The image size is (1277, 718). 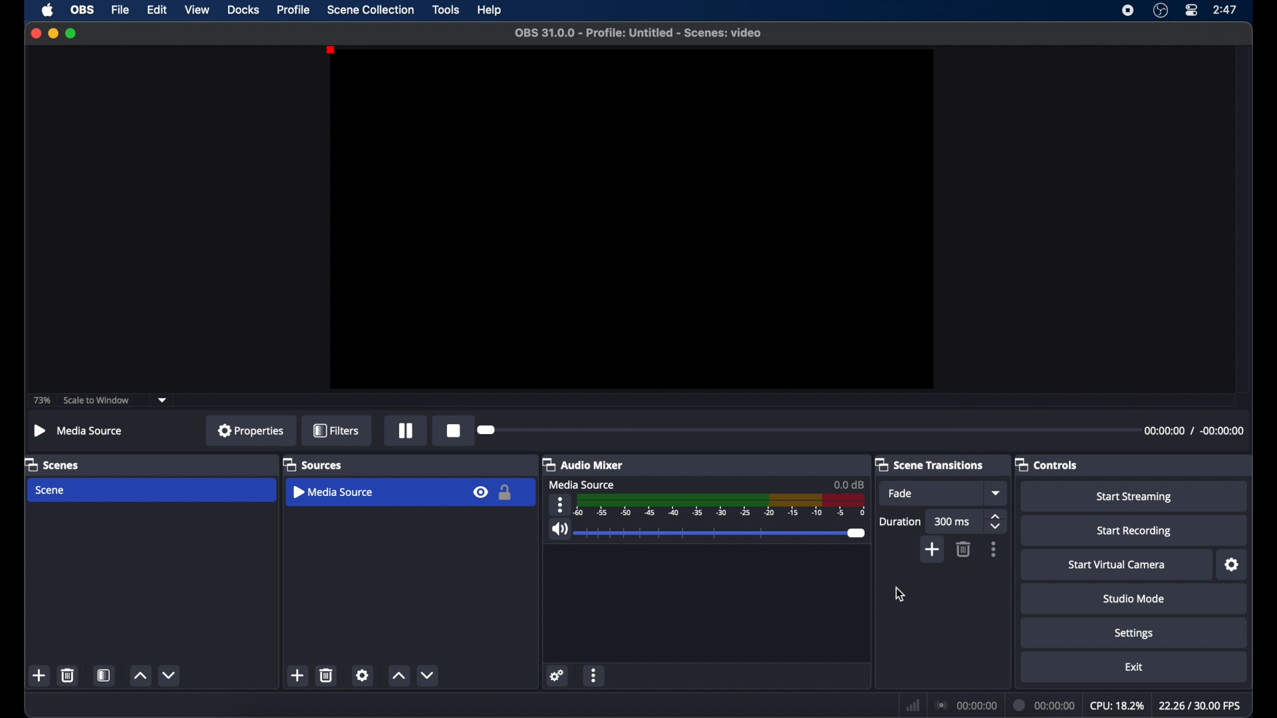 I want to click on delete, so click(x=68, y=675).